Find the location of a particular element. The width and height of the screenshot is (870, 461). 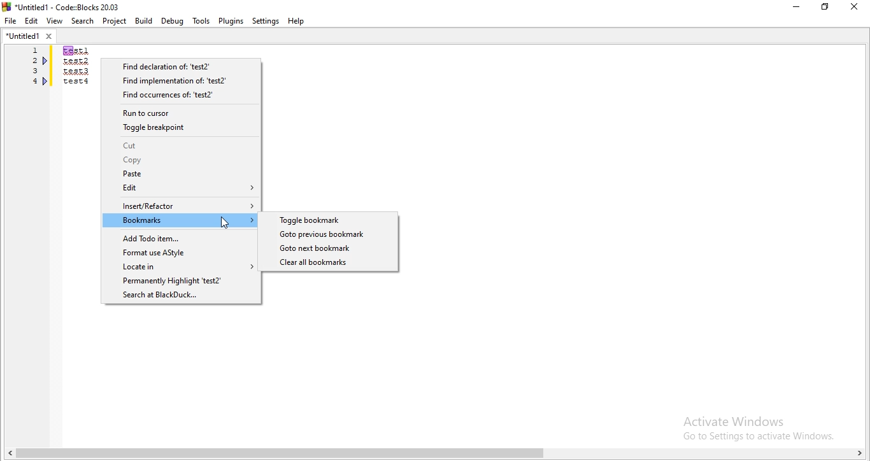

Paste is located at coordinates (180, 174).